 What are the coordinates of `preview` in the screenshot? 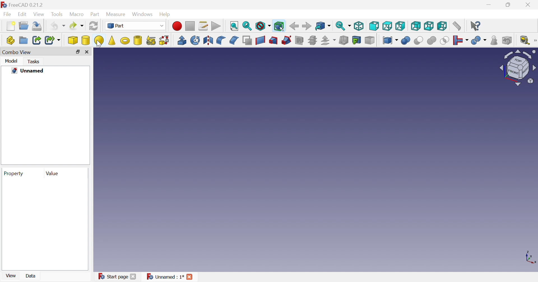 It's located at (45, 225).